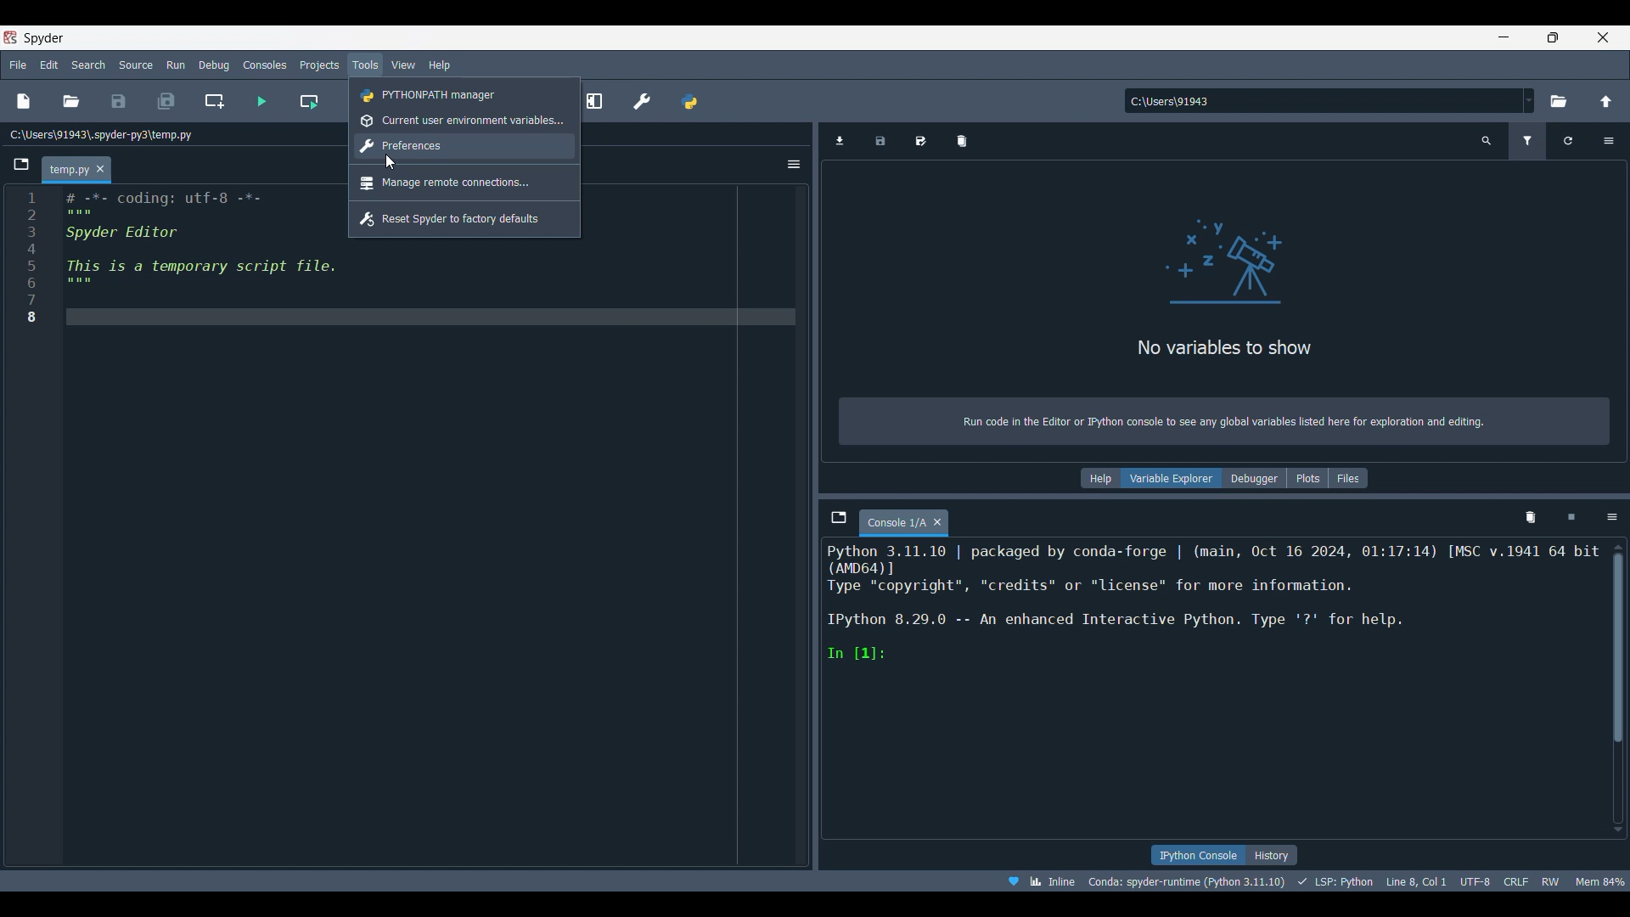 The height and width of the screenshot is (917, 1630). Describe the element at coordinates (465, 218) in the screenshot. I see `Reset Spyder to factory defaults` at that location.